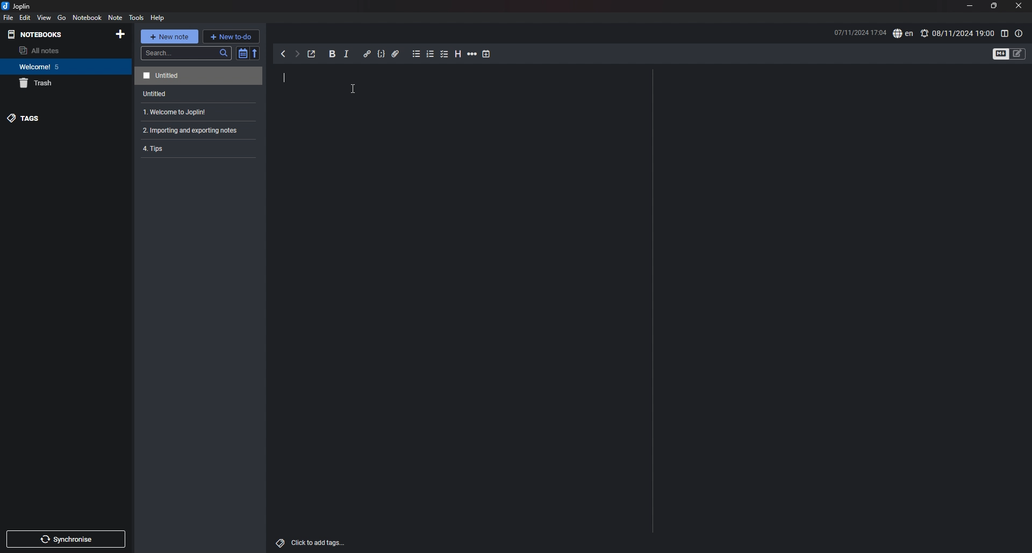  I want to click on note, so click(198, 130).